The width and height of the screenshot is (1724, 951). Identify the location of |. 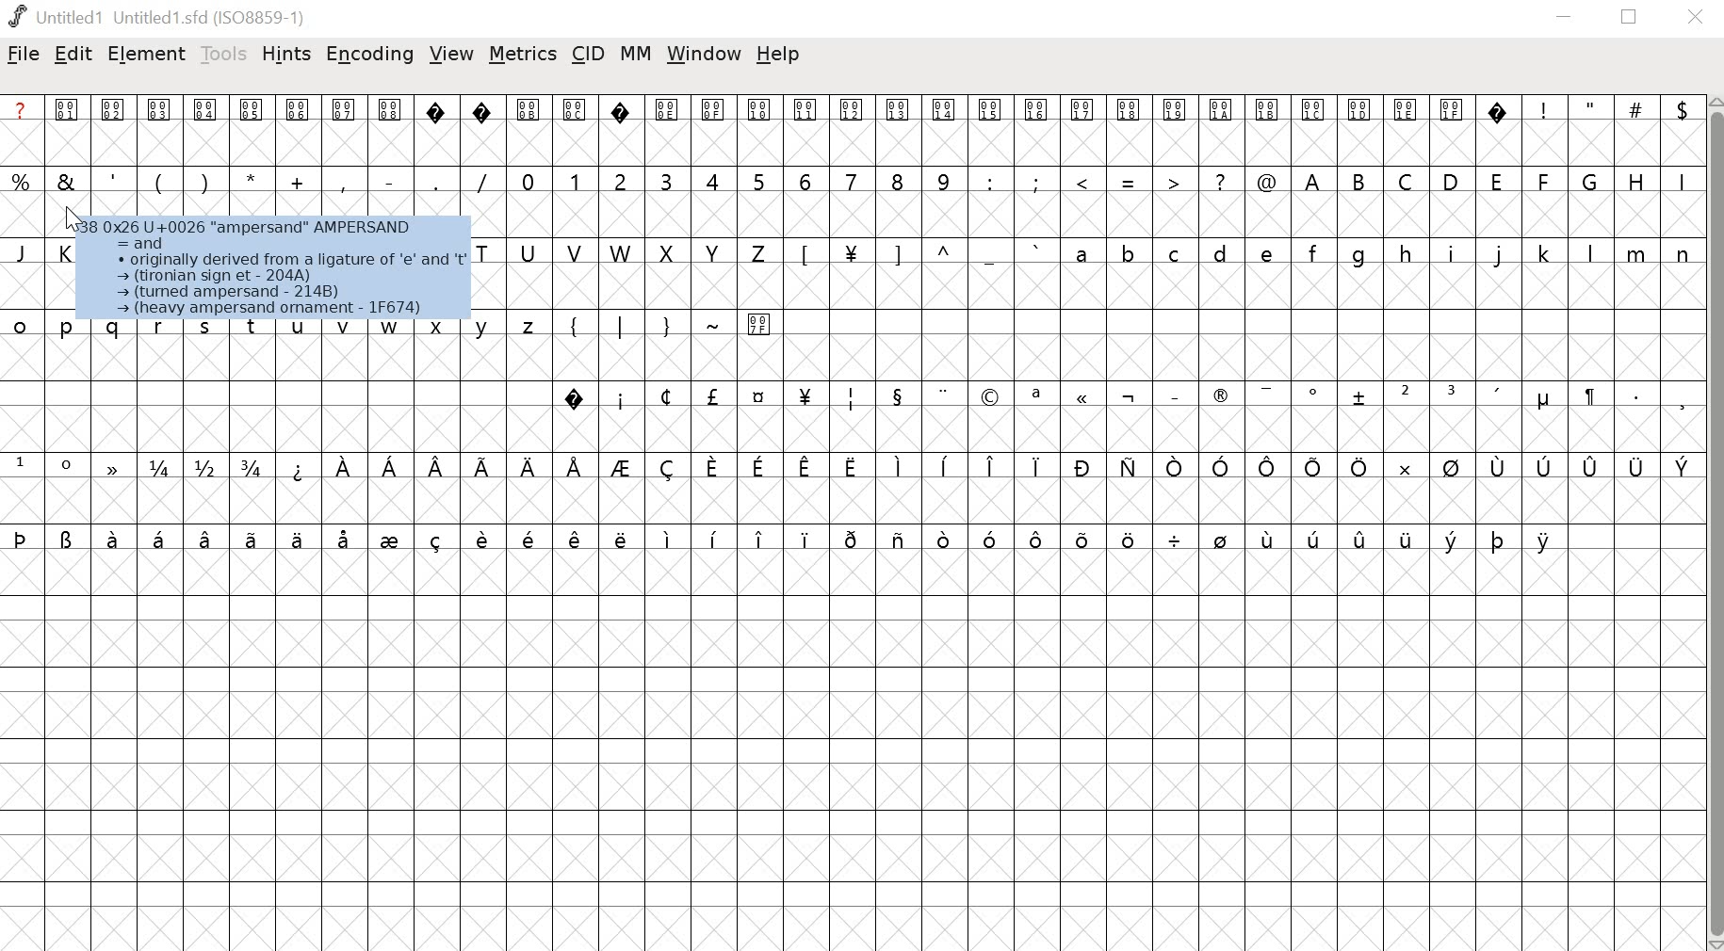
(623, 325).